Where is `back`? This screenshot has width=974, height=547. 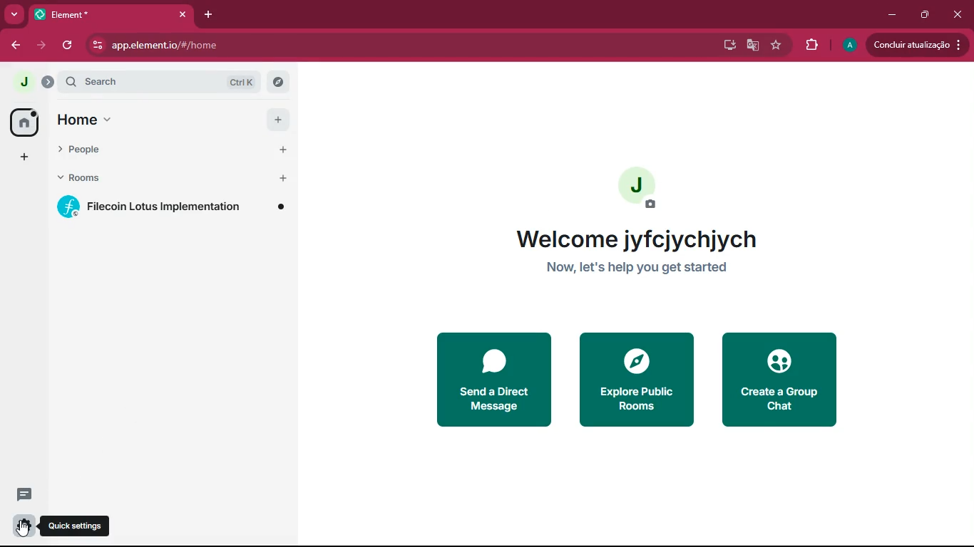 back is located at coordinates (14, 46).